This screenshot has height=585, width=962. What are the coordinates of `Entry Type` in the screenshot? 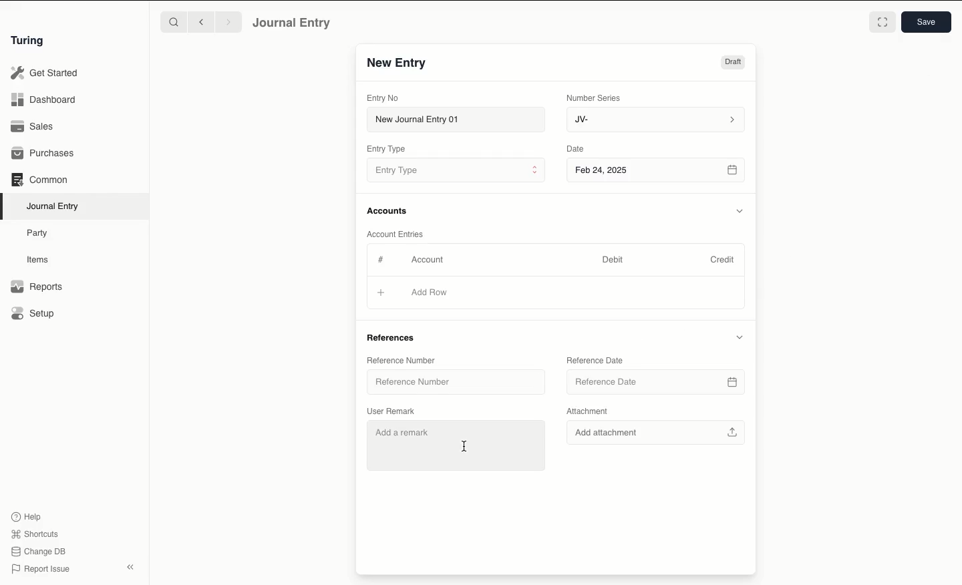 It's located at (386, 149).